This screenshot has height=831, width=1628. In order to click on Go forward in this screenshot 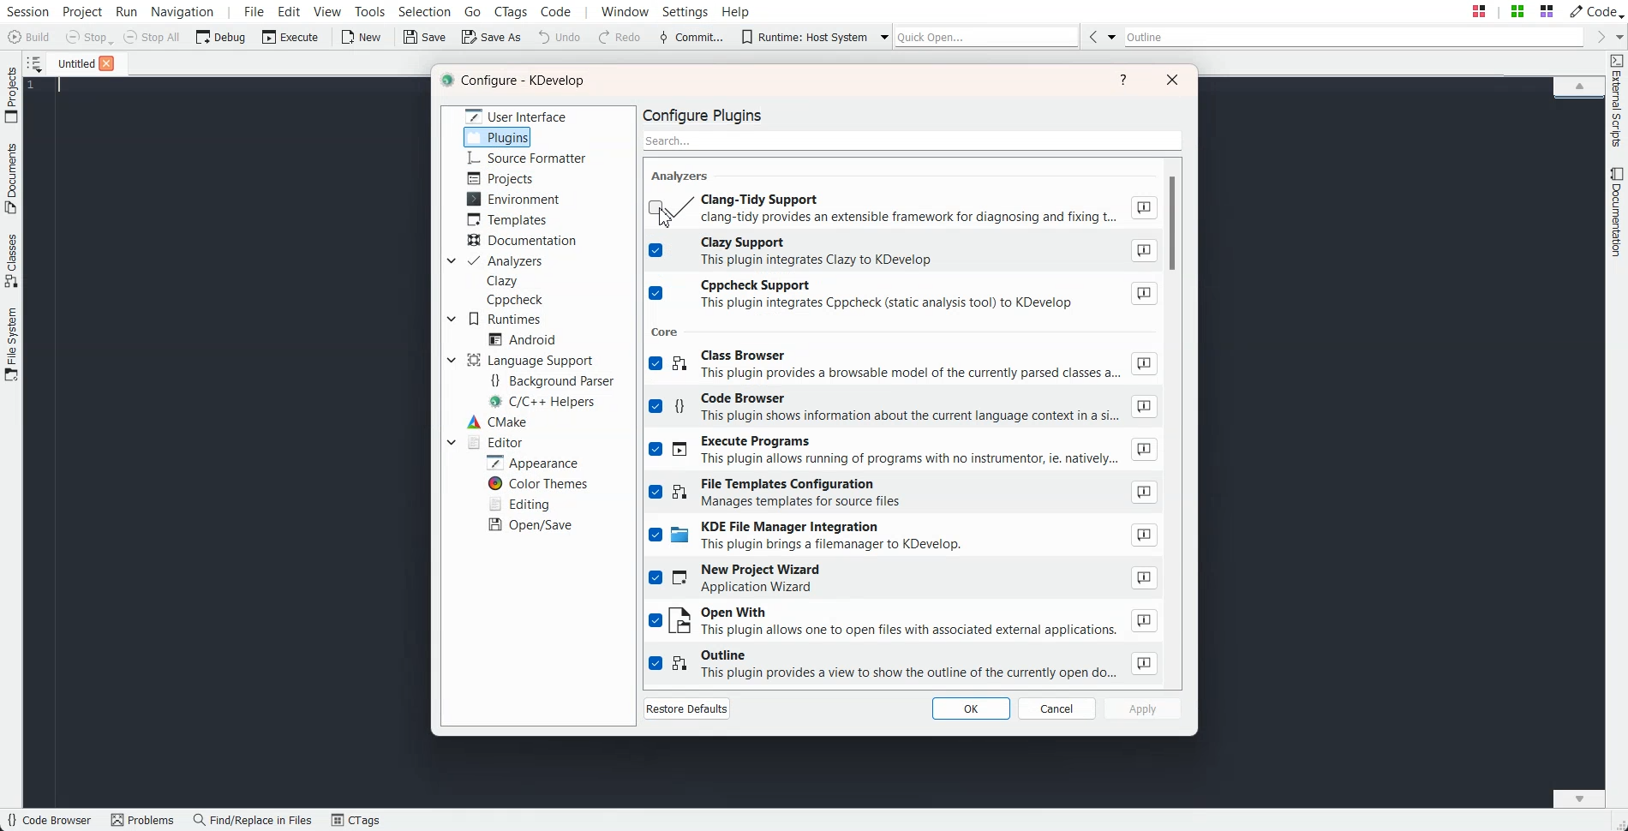, I will do `click(1598, 37)`.